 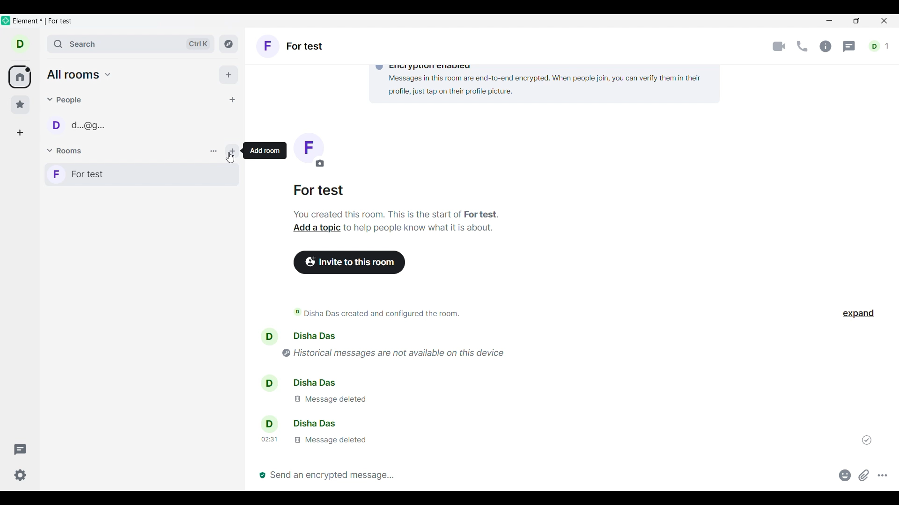 I want to click on Threads, so click(x=20, y=449).